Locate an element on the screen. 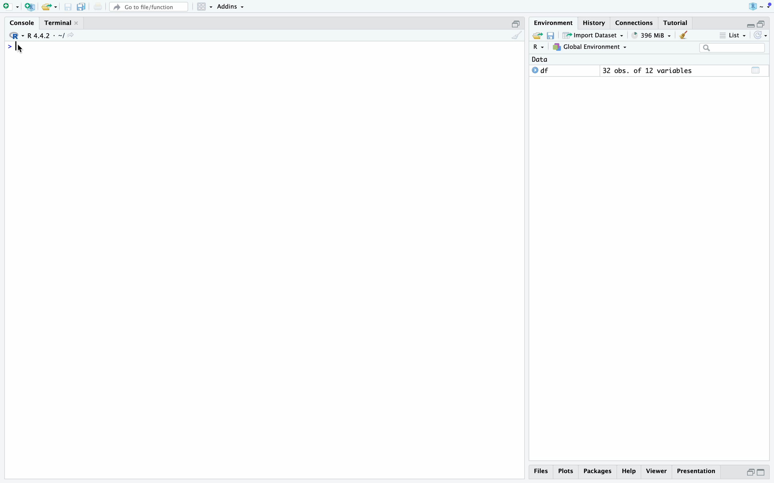 The image size is (774, 483). open in separate window is located at coordinates (761, 23).